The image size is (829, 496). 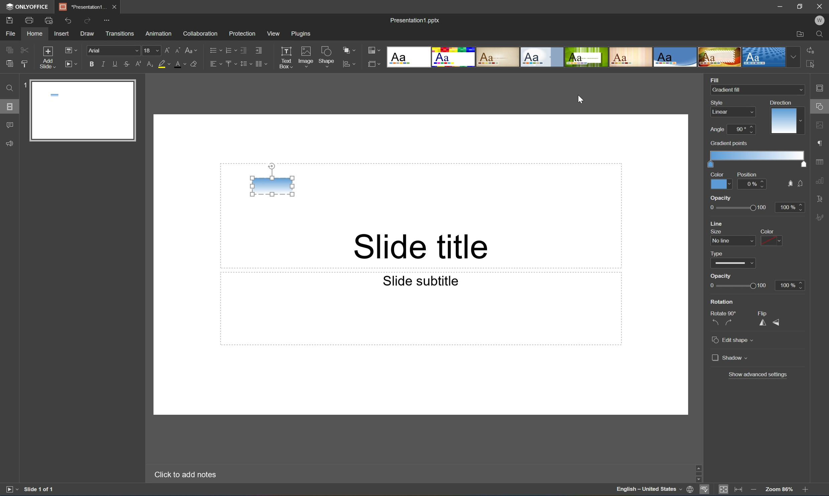 What do you see at coordinates (718, 102) in the screenshot?
I see `Style` at bounding box center [718, 102].